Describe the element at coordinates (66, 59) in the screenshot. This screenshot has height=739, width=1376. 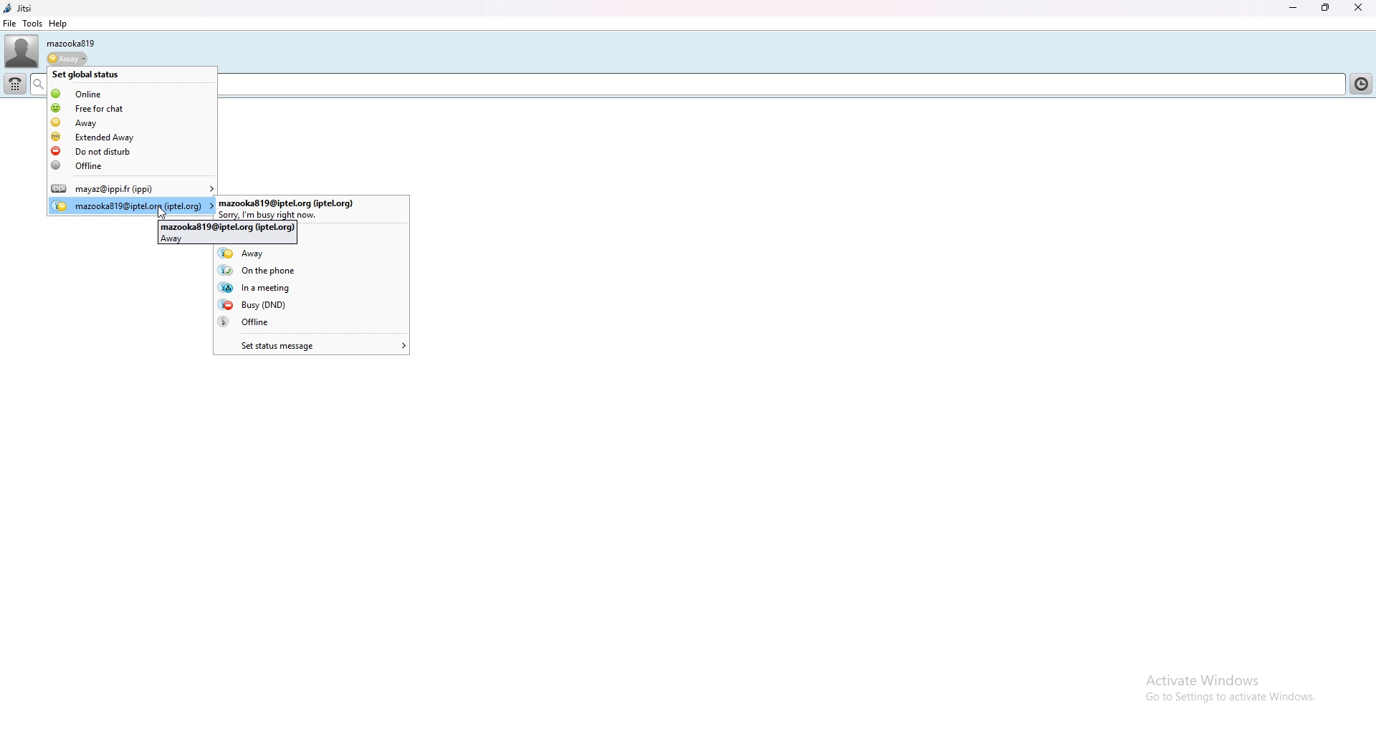
I see `status` at that location.